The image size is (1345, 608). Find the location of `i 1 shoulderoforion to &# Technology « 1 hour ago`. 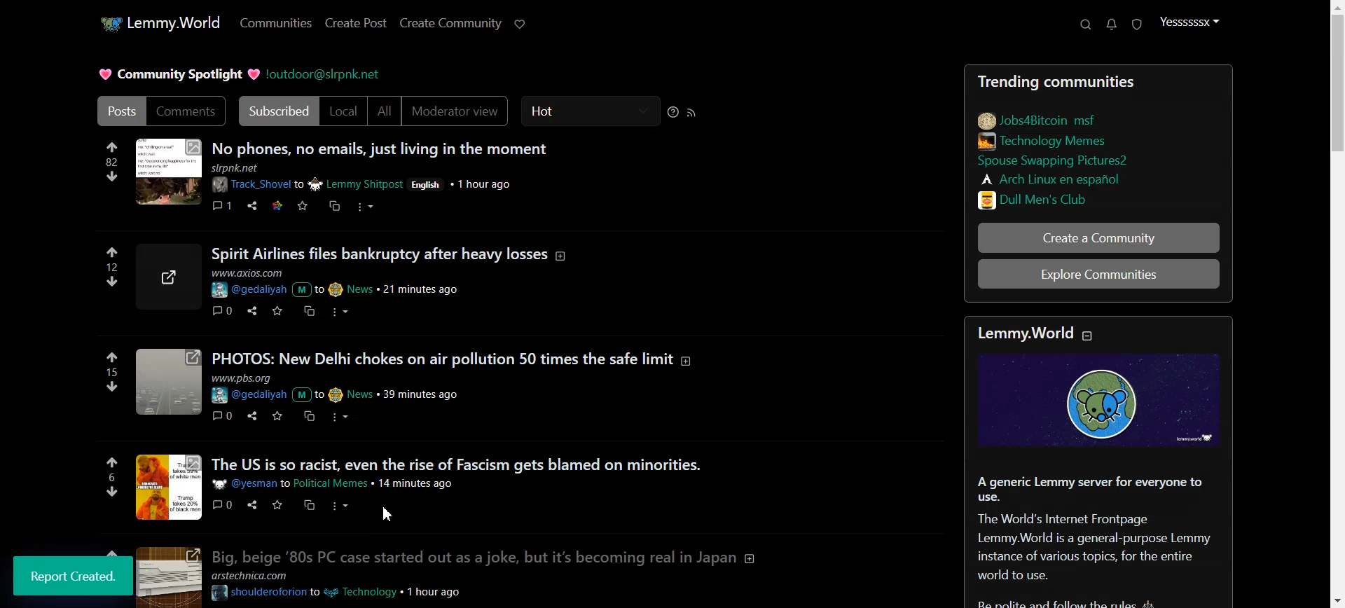

i 1 shoulderoforion to &# Technology « 1 hour ago is located at coordinates (342, 593).